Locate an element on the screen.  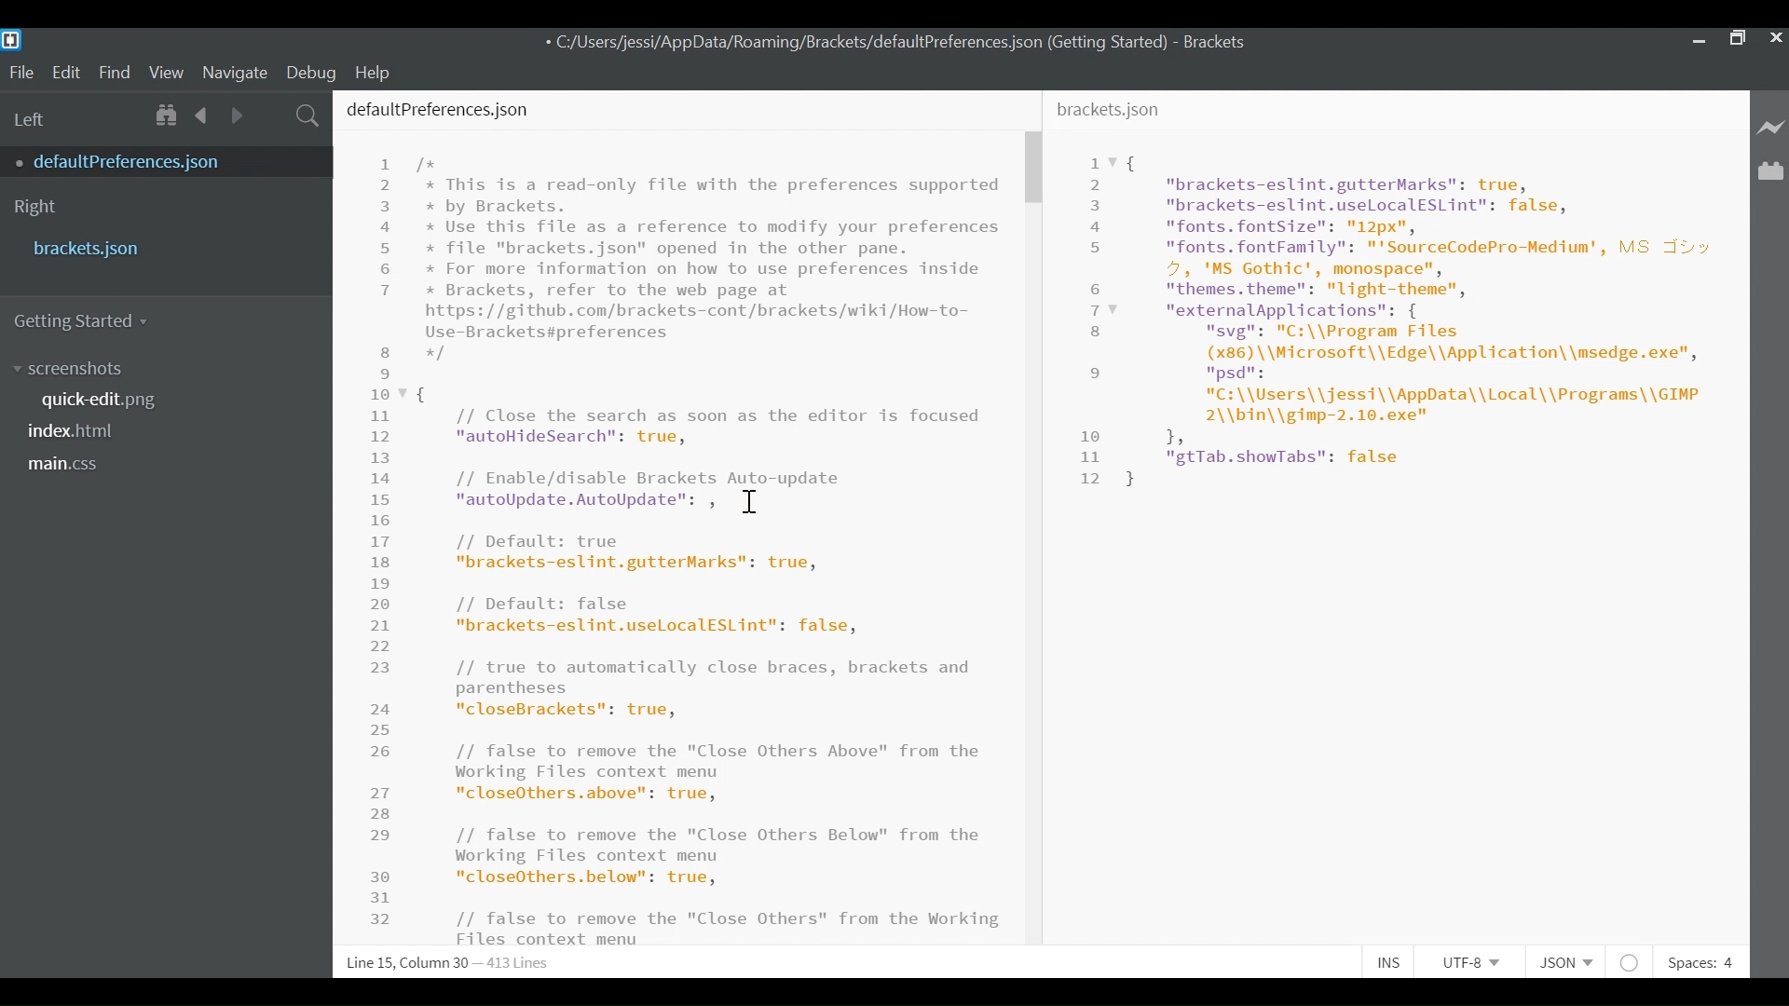
Navigate is located at coordinates (236, 71).